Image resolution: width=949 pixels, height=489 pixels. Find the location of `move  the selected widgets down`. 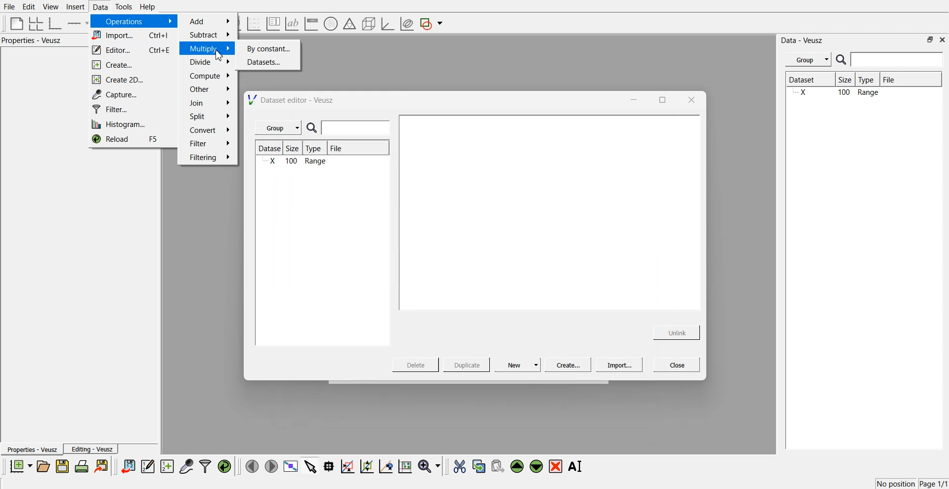

move  the selected widgets down is located at coordinates (536, 465).